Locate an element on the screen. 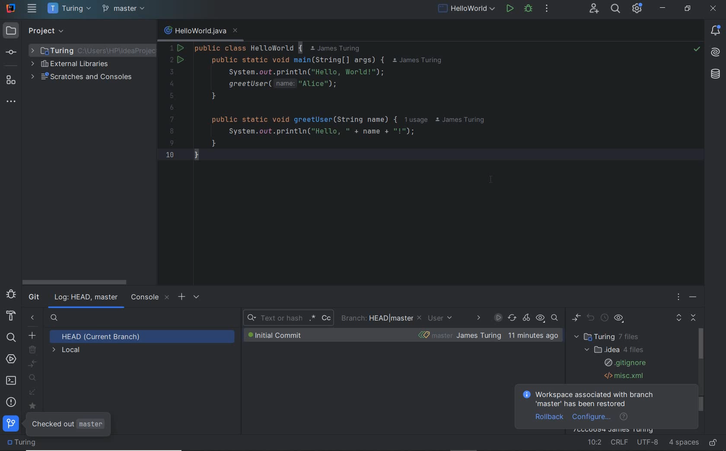 This screenshot has height=451, width=726. CHECKED OUT is located at coordinates (68, 425).